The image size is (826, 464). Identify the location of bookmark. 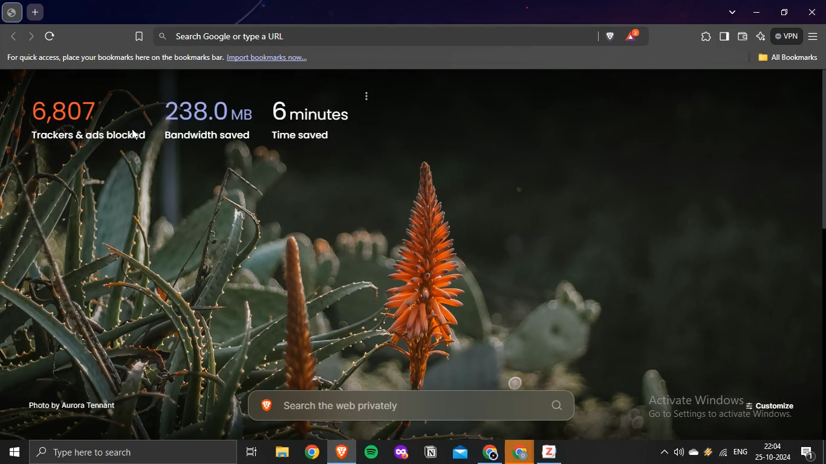
(140, 35).